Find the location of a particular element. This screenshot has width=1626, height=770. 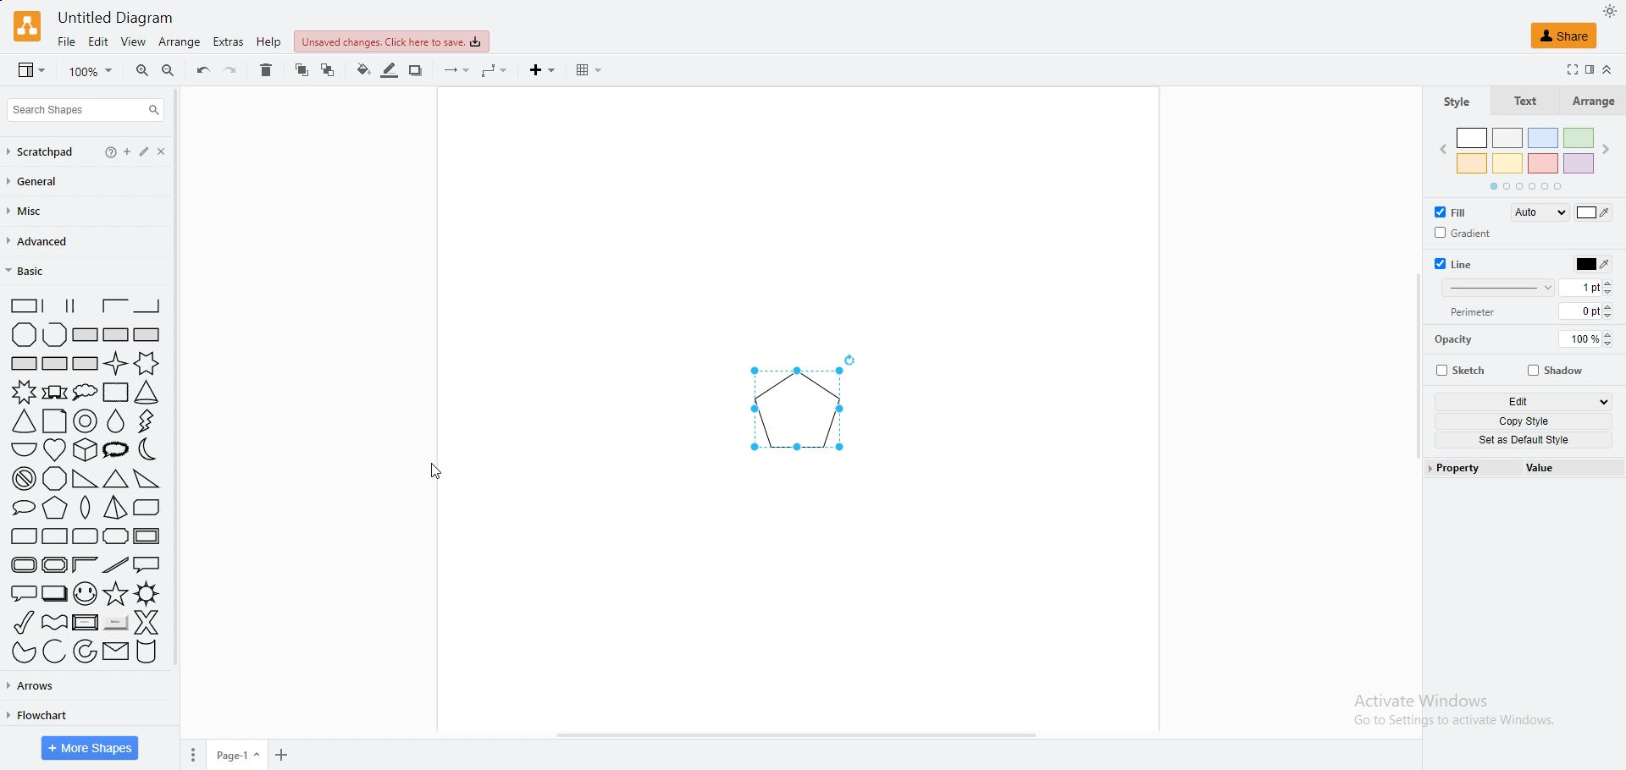

arrow is located at coordinates (456, 71).